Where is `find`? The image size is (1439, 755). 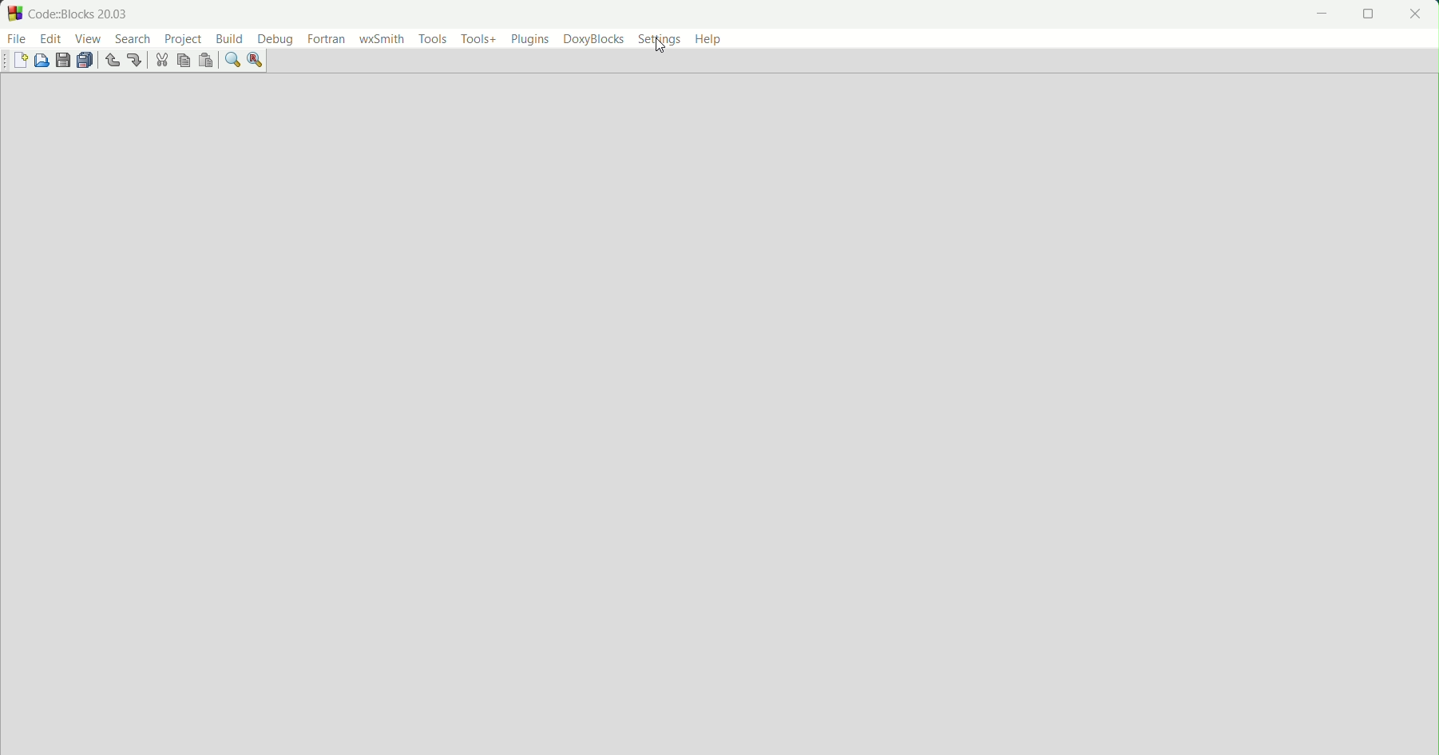
find is located at coordinates (232, 59).